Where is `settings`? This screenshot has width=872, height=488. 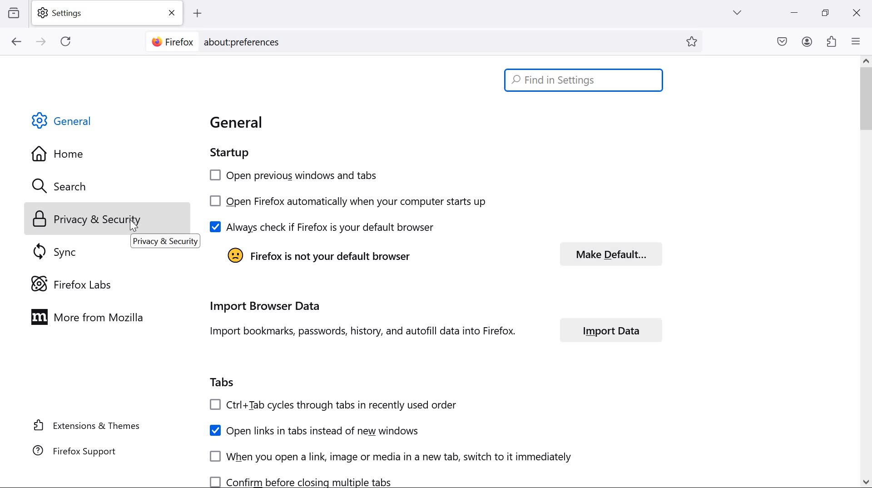
settings is located at coordinates (109, 13).